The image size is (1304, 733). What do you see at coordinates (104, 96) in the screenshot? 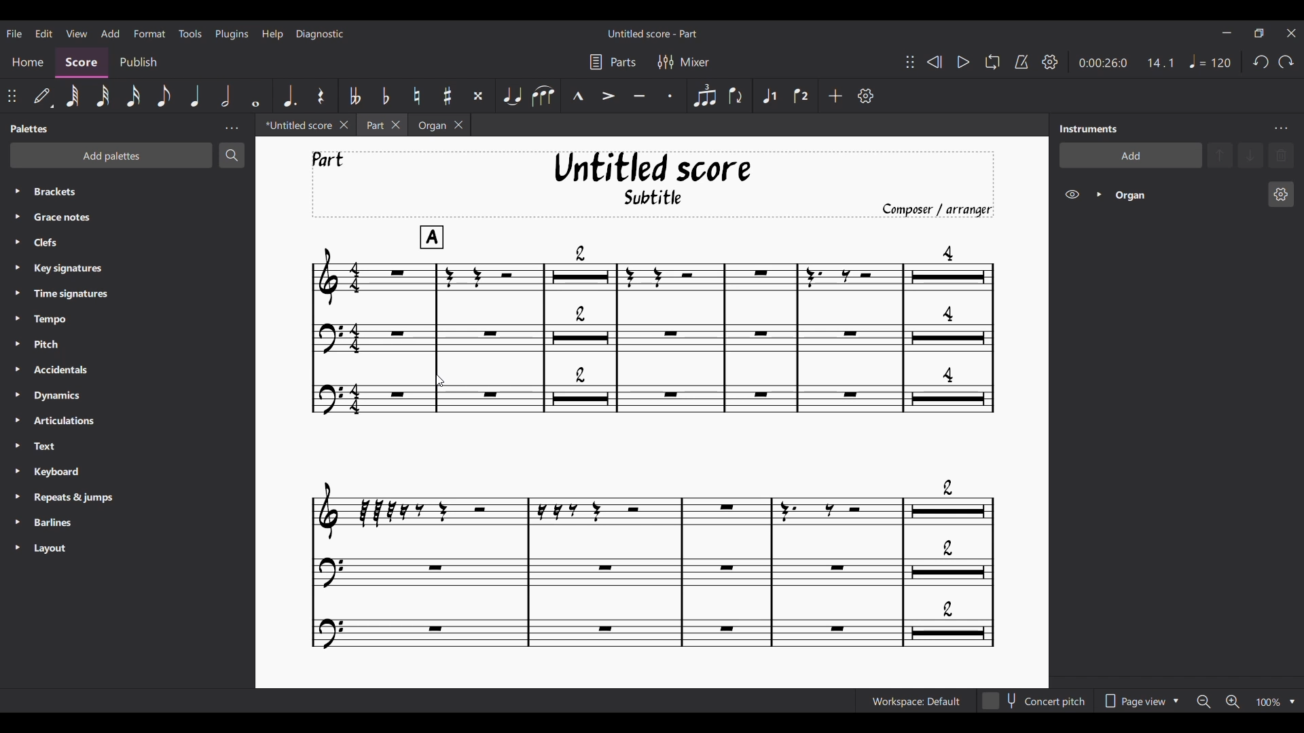
I see `32nd note` at bounding box center [104, 96].